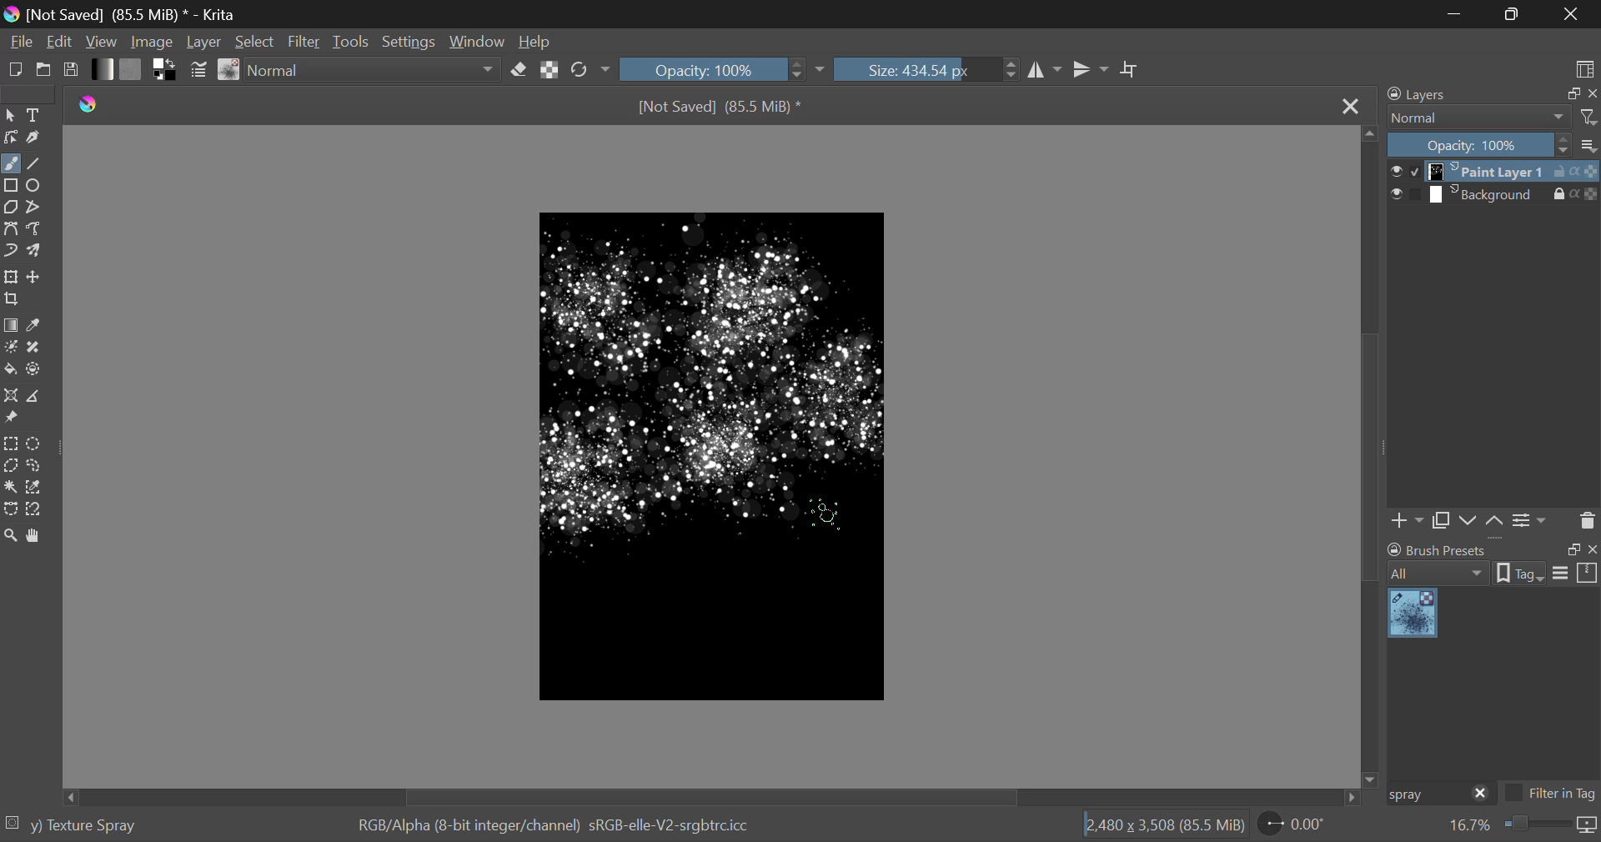 The height and width of the screenshot is (842, 1601). Describe the element at coordinates (39, 510) in the screenshot. I see `Magnetic Selection` at that location.